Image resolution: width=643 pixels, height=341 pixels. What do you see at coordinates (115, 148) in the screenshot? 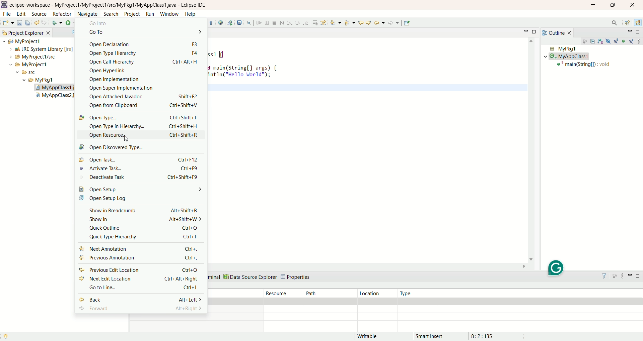
I see `open discovered type` at bounding box center [115, 148].